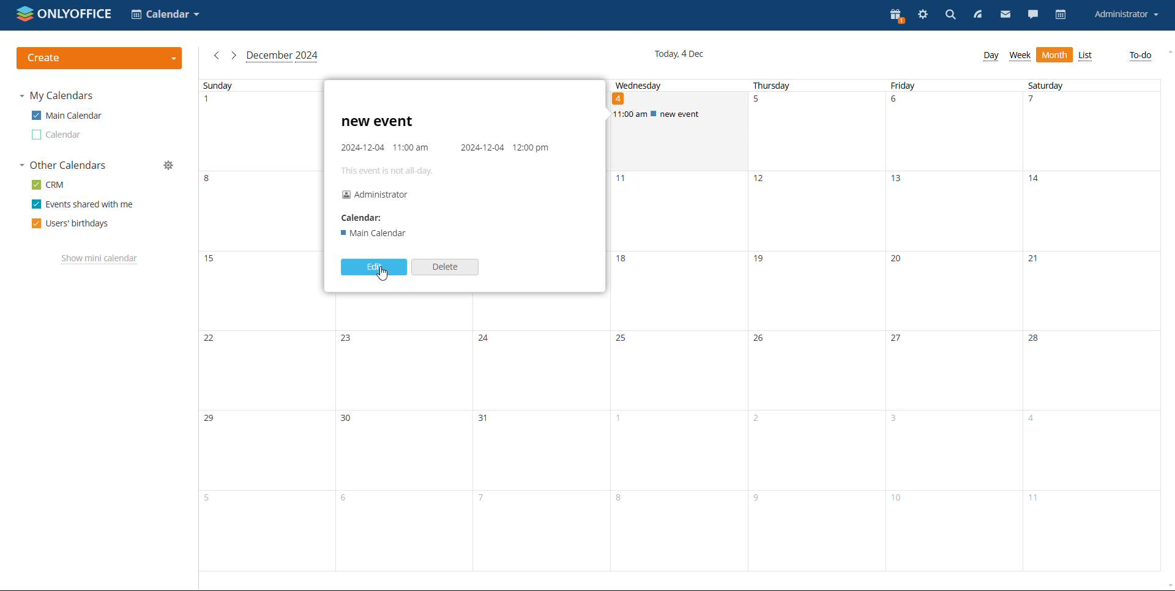  What do you see at coordinates (69, 223) in the screenshot?
I see `users' birthdays` at bounding box center [69, 223].